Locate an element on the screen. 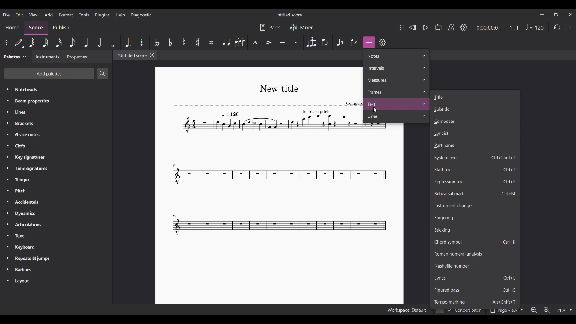  Properties is located at coordinates (77, 57).